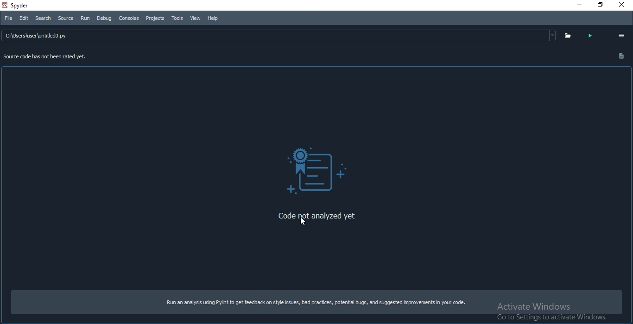  Describe the element at coordinates (314, 303) in the screenshot. I see `Run an analysis using Pyint to get feedback on style issues, bad practices, potential bugs, and suggested improvements in your code.` at that location.